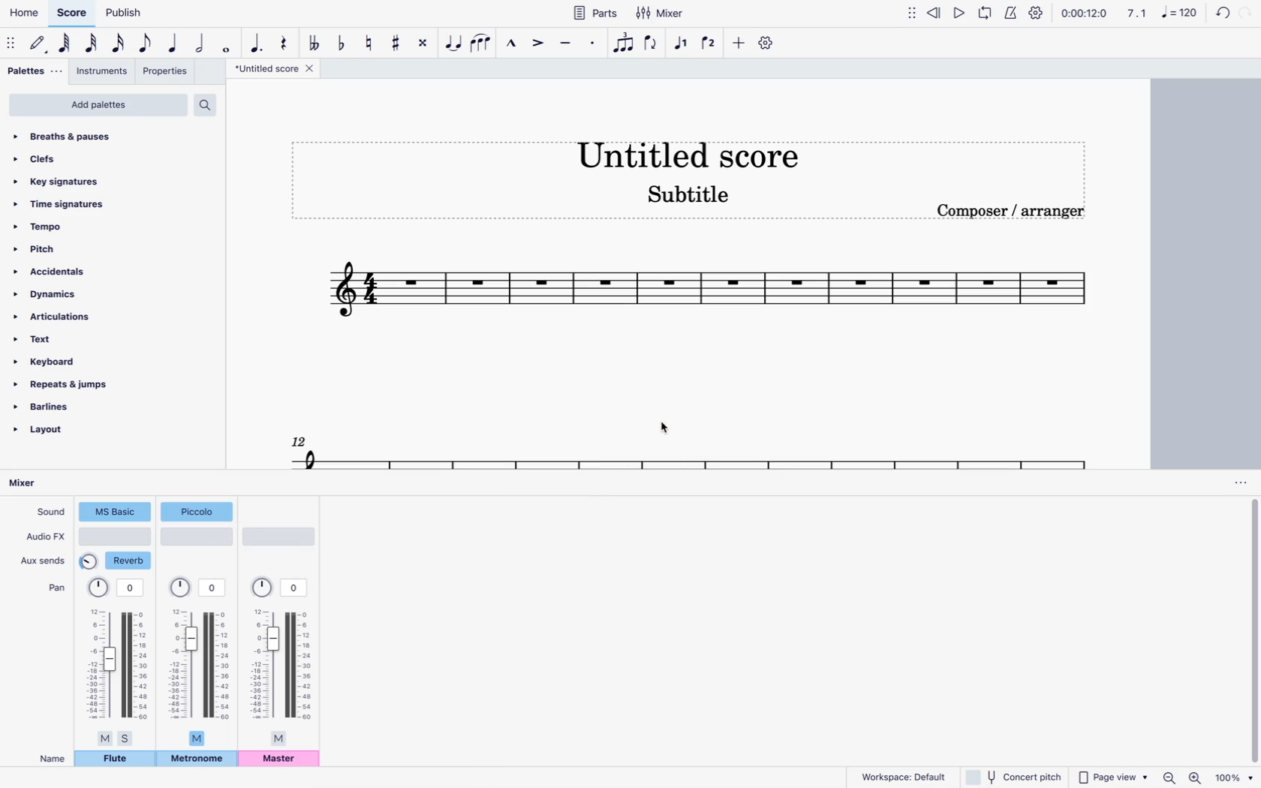 This screenshot has width=1261, height=788. What do you see at coordinates (99, 179) in the screenshot?
I see `key signatures` at bounding box center [99, 179].